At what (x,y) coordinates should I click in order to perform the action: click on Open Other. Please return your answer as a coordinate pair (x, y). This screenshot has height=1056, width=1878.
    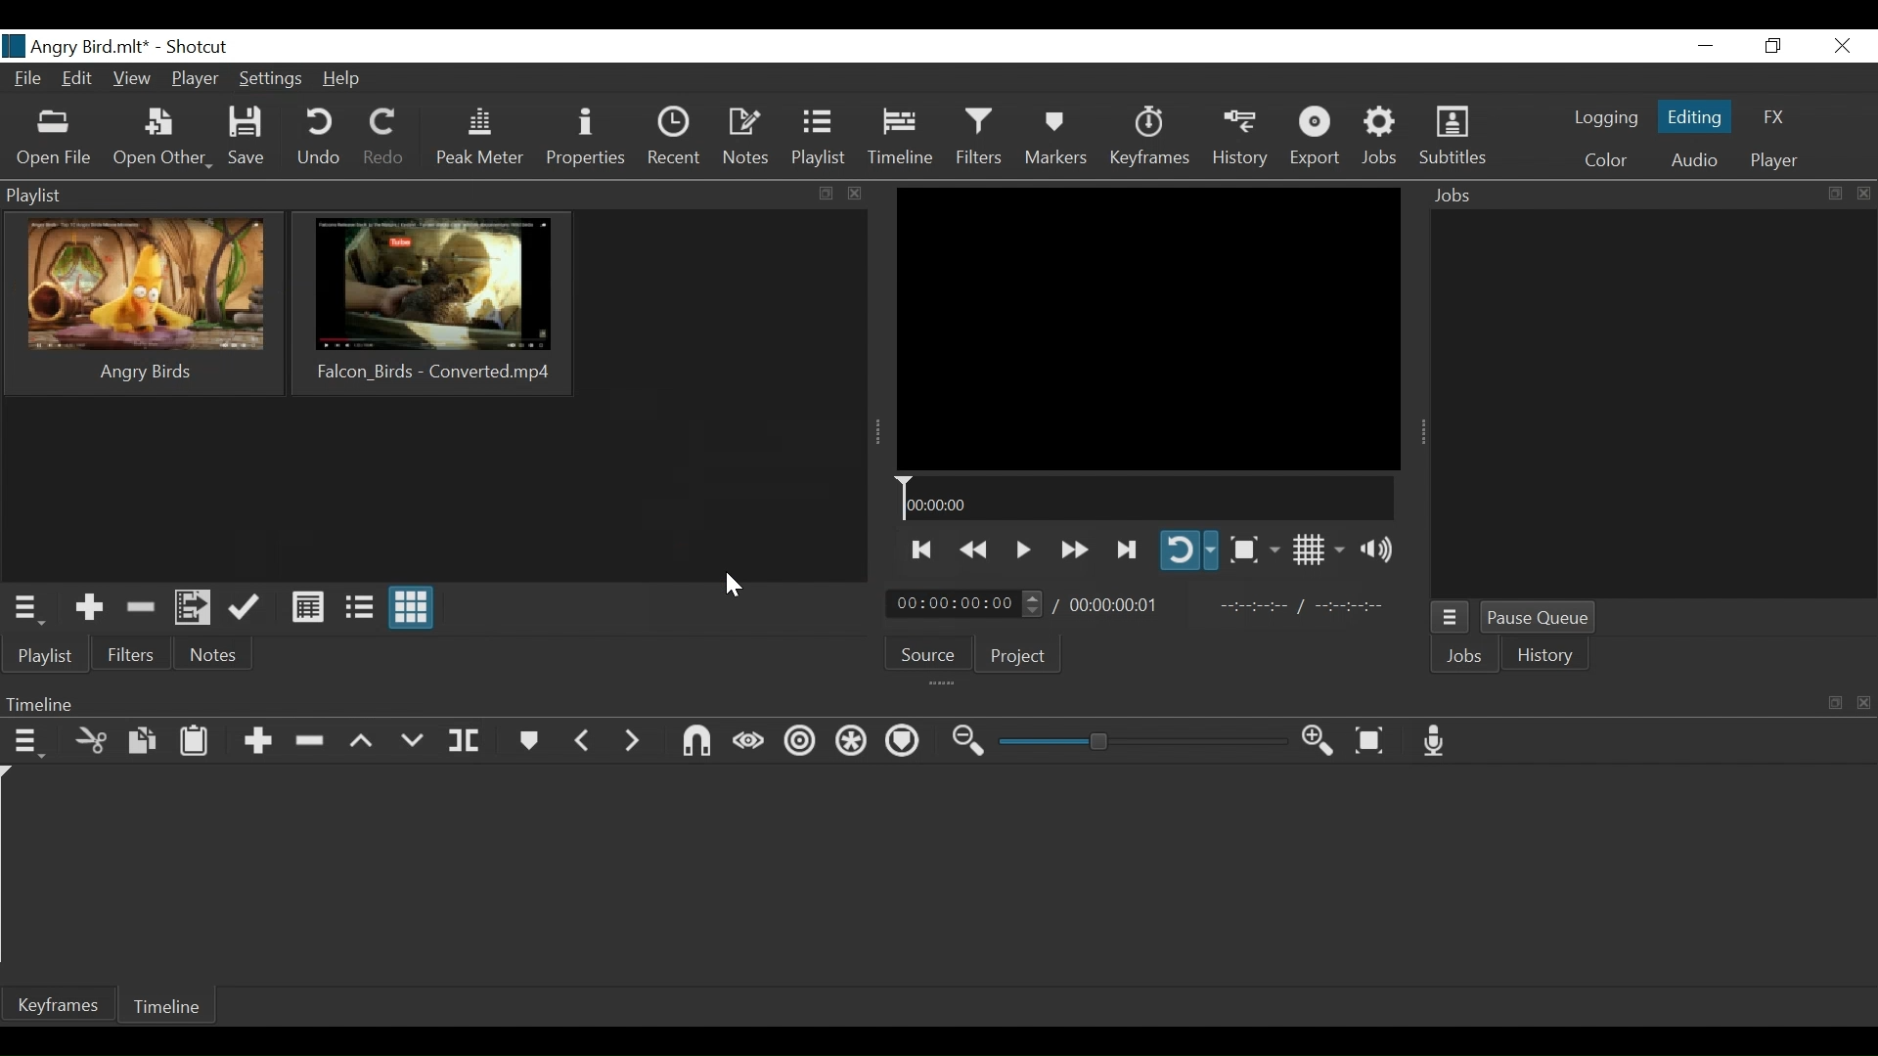
    Looking at the image, I should click on (165, 140).